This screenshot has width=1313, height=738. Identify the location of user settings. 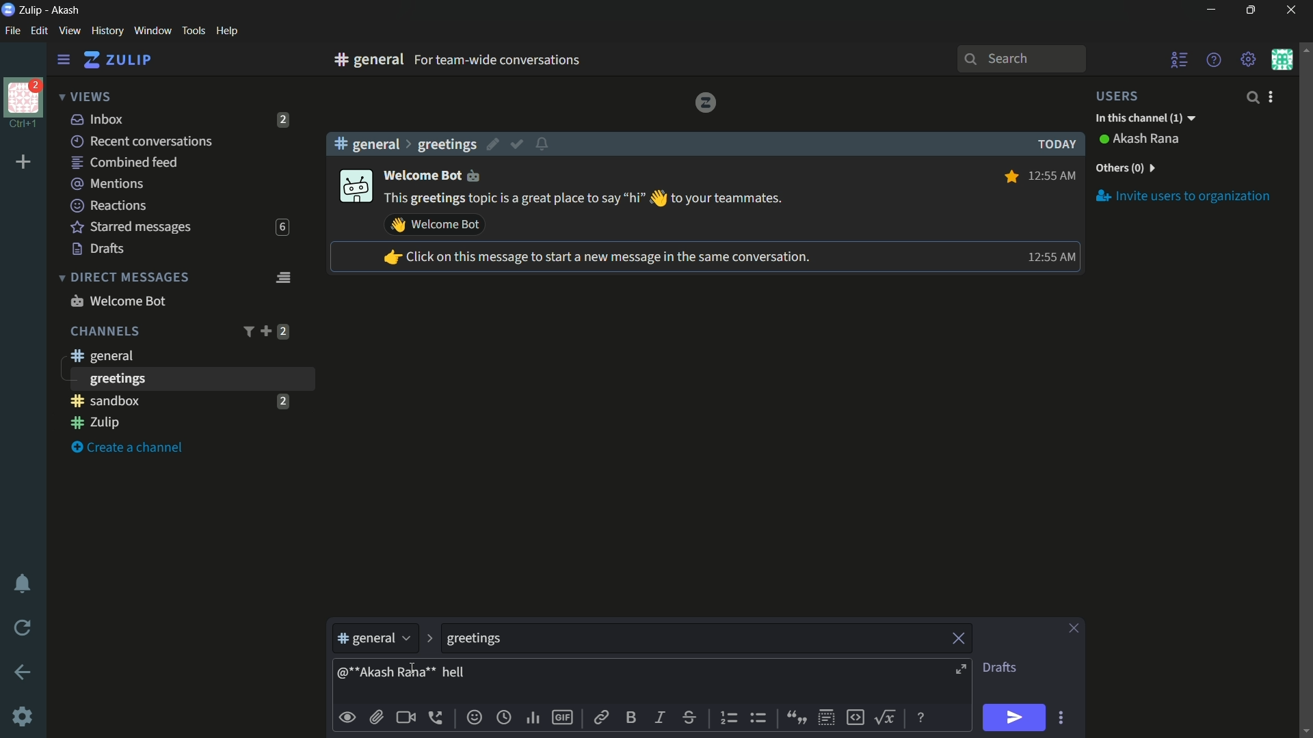
(1273, 96).